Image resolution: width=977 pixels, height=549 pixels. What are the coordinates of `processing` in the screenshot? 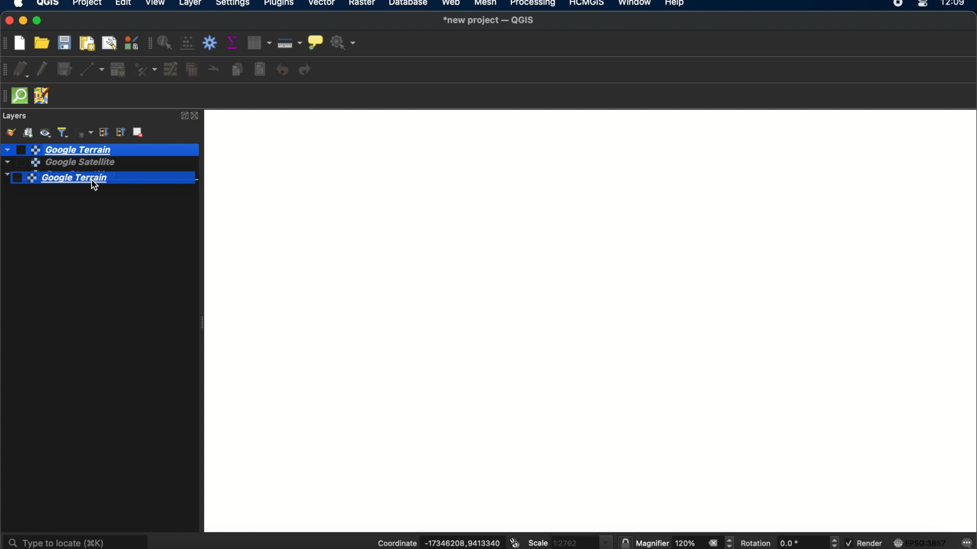 It's located at (533, 4).